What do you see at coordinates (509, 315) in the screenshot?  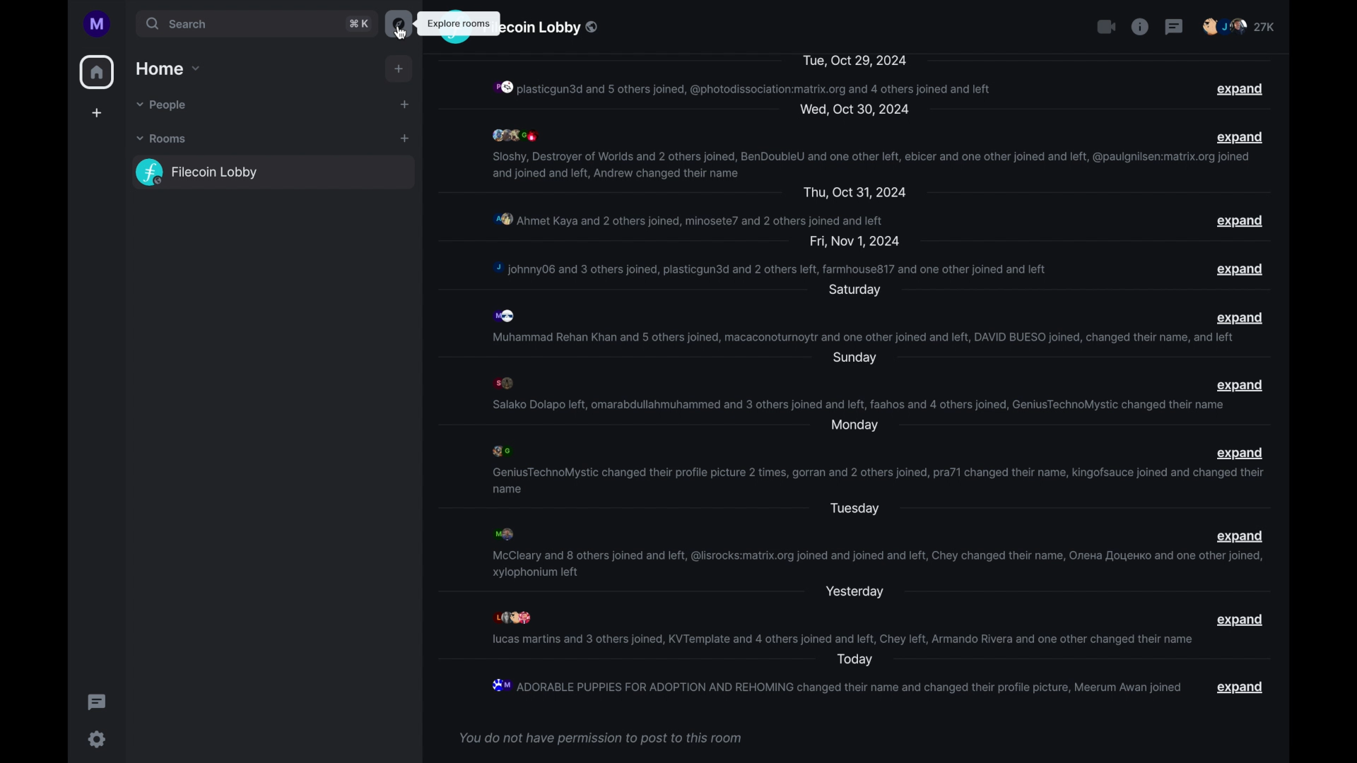 I see `participants` at bounding box center [509, 315].